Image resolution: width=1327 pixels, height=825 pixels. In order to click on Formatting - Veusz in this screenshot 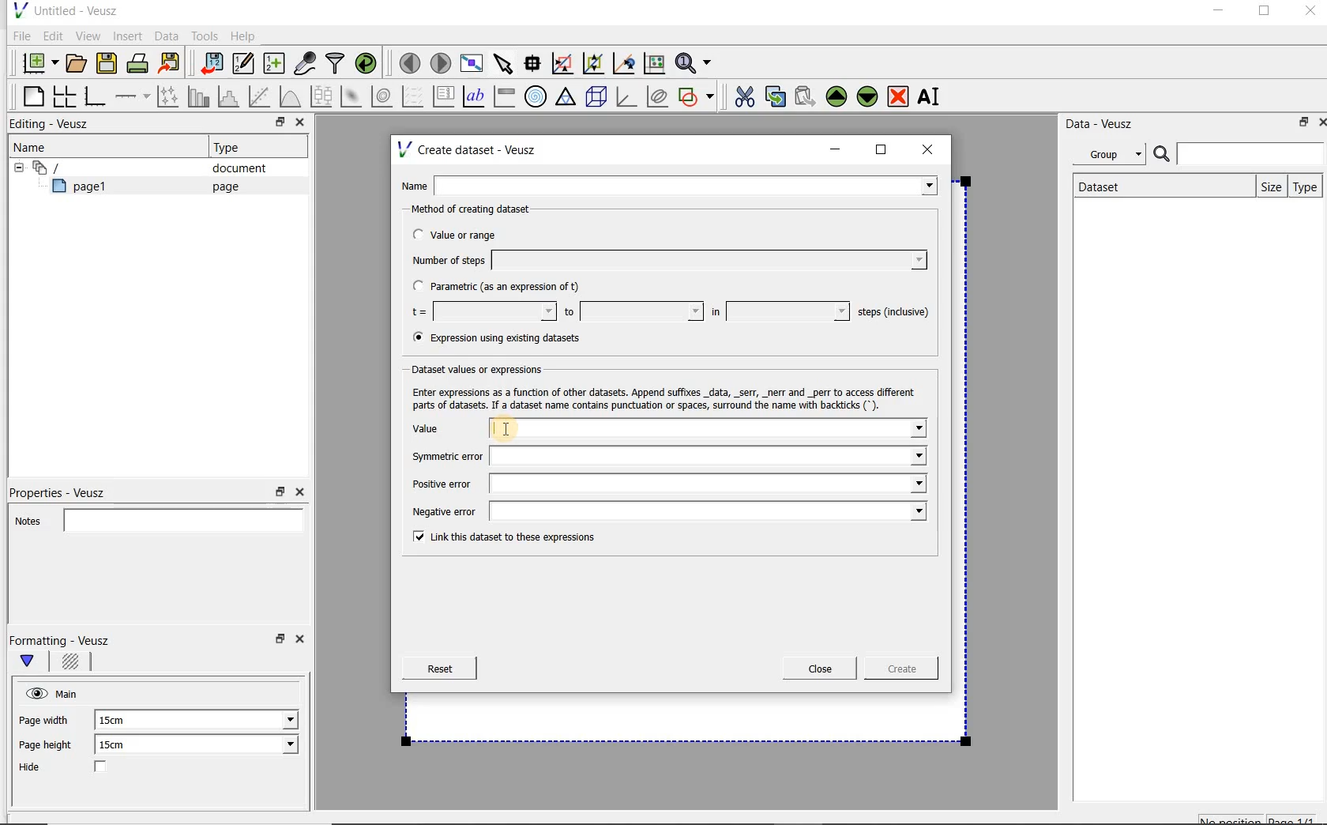, I will do `click(62, 640)`.